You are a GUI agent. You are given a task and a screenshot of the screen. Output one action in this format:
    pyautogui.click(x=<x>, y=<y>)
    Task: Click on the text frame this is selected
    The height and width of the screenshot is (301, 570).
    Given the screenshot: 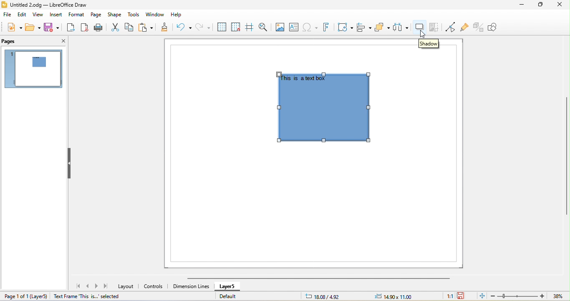 What is the action you would take?
    pyautogui.click(x=86, y=296)
    